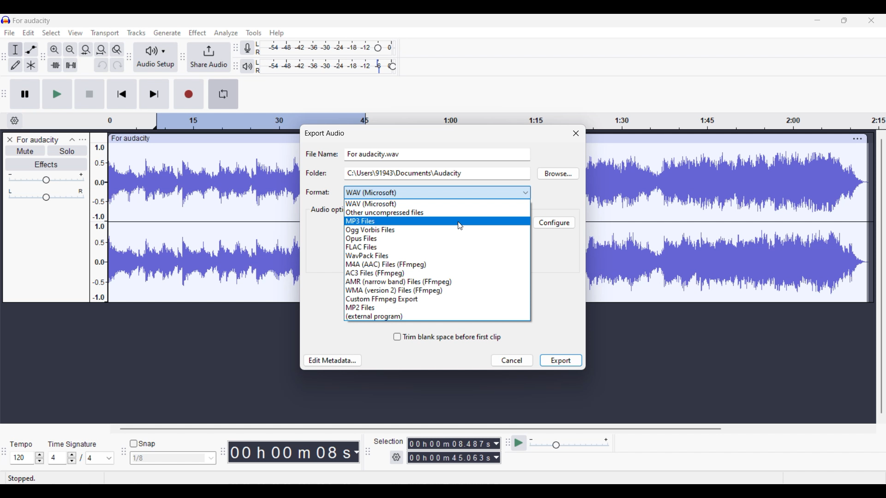  I want to click on Input time signature, so click(57, 458).